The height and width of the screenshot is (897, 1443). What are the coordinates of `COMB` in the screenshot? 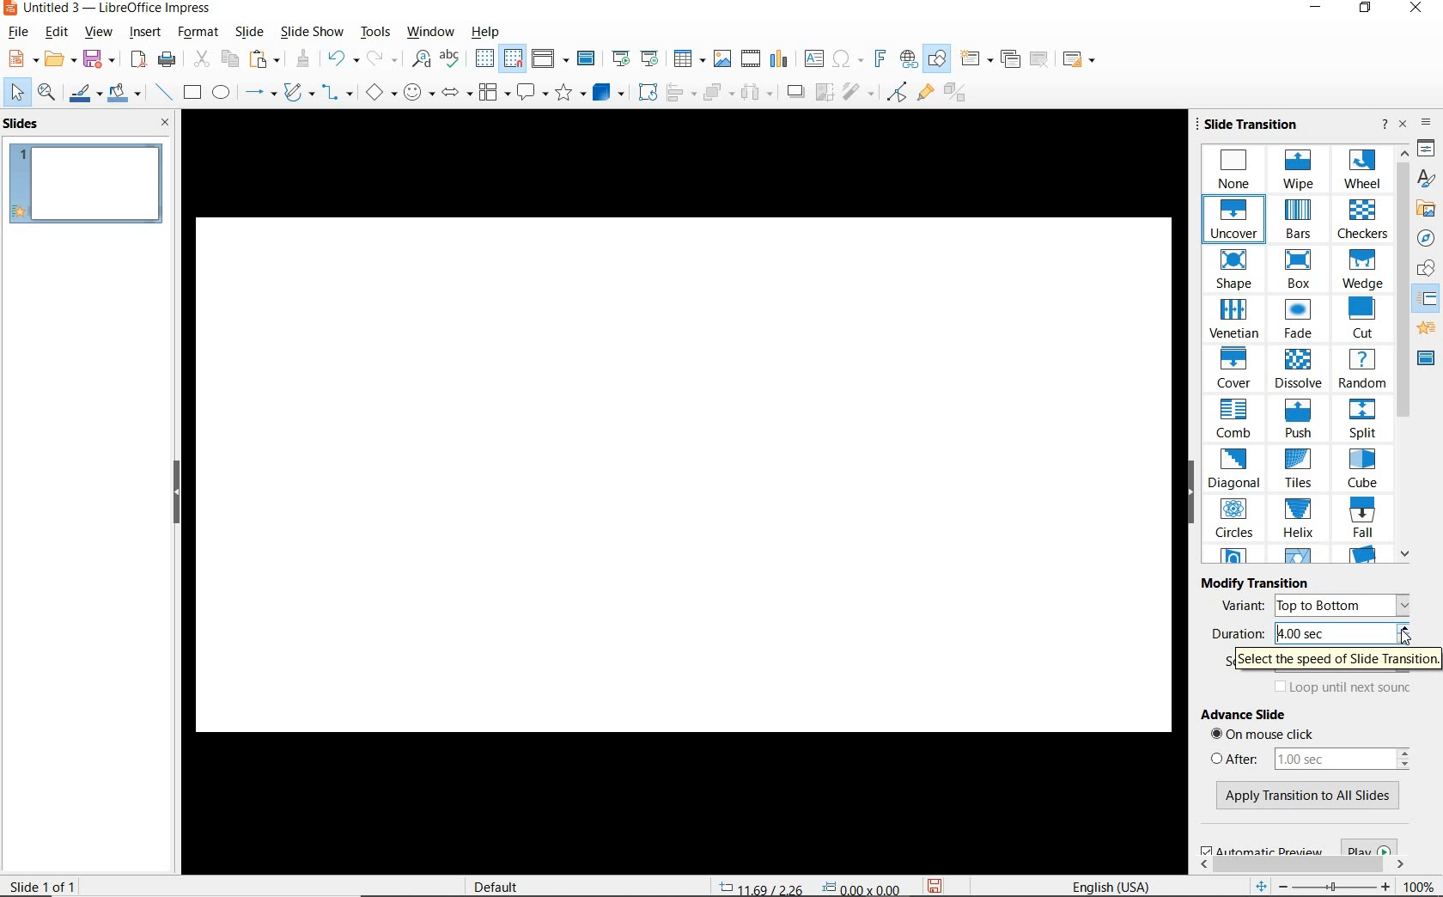 It's located at (1235, 419).